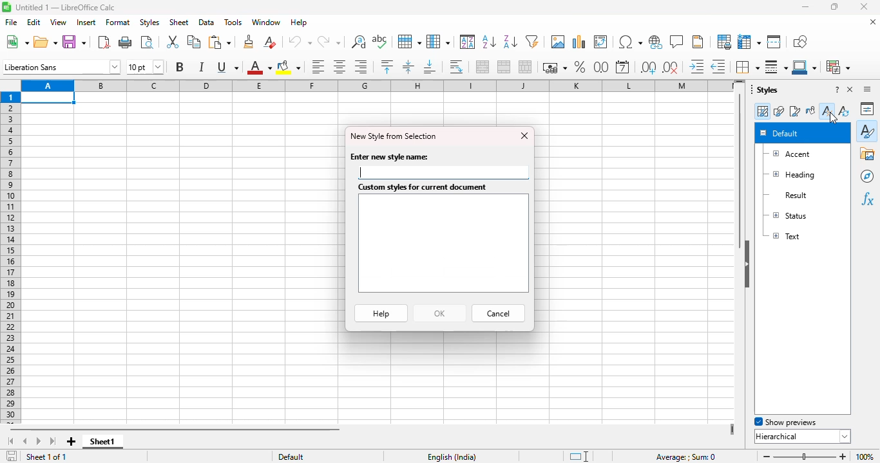 The width and height of the screenshot is (880, 463). I want to click on define print area, so click(724, 42).